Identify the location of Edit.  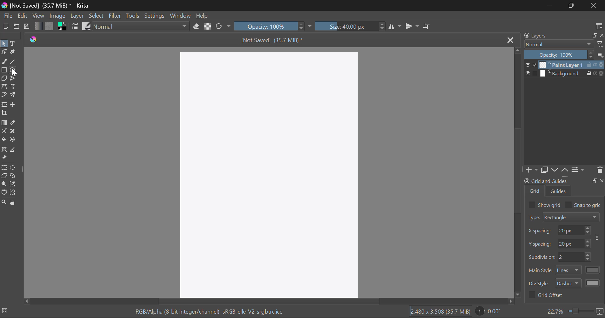
(23, 16).